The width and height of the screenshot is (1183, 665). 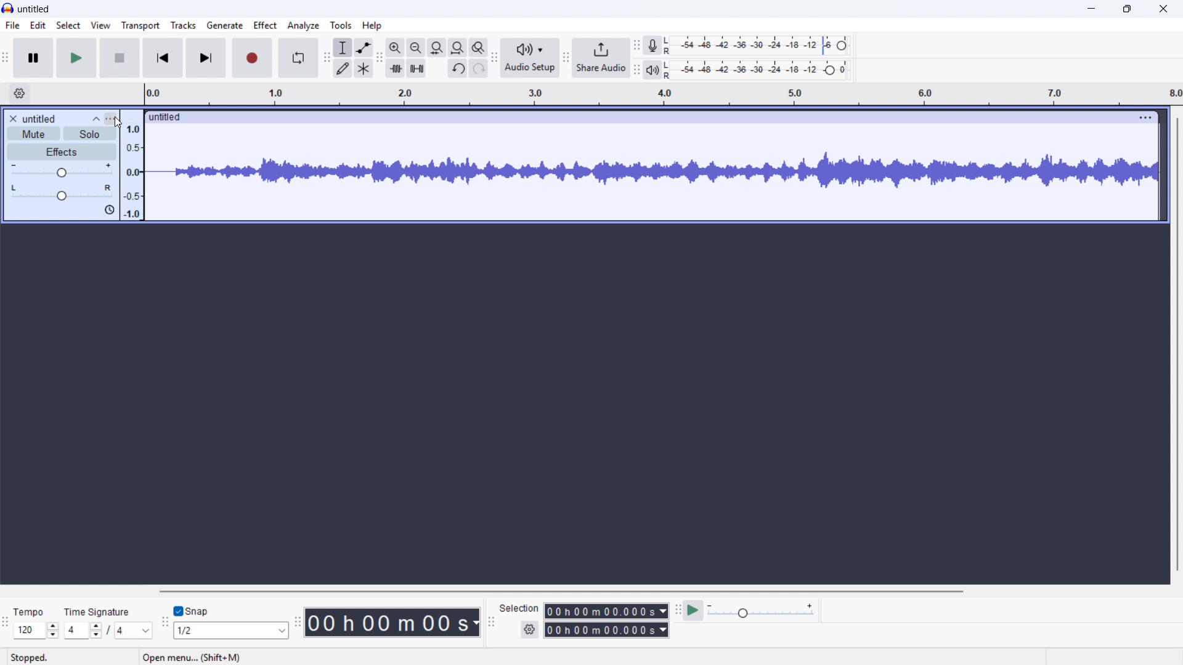 I want to click on untitled, so click(x=34, y=10).